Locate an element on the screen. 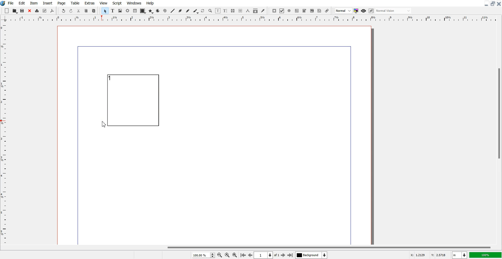 The width and height of the screenshot is (502, 259). Table is located at coordinates (135, 11).